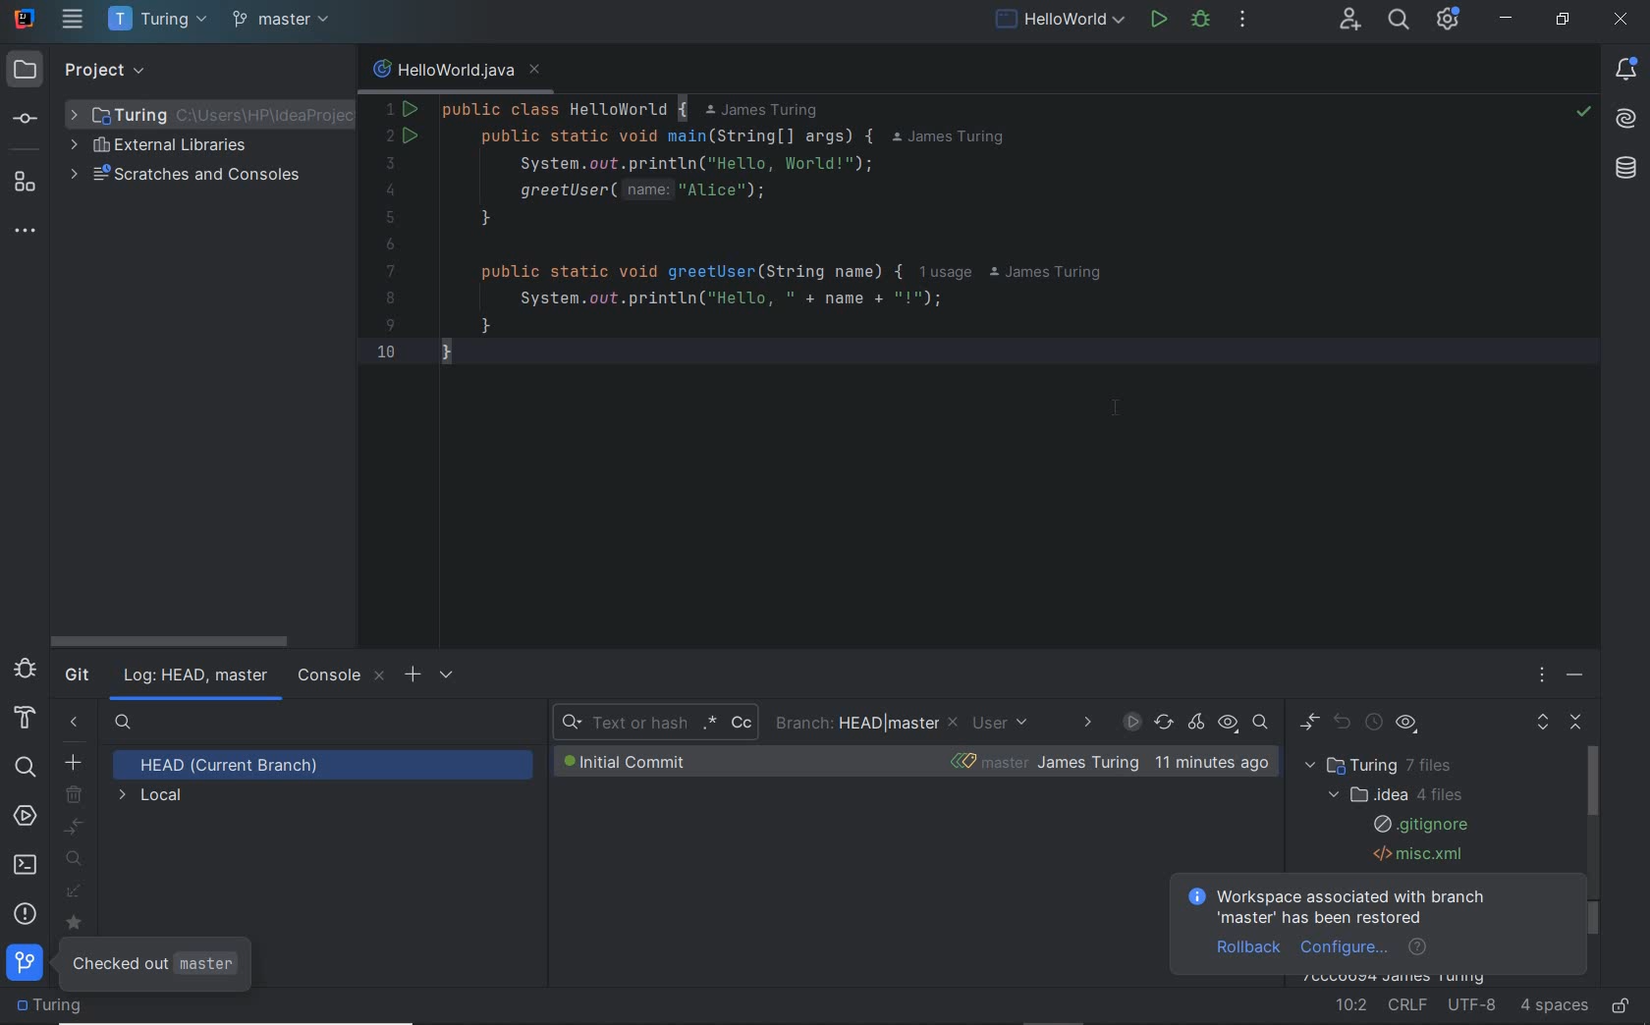 Image resolution: width=1650 pixels, height=1025 pixels. Describe the element at coordinates (390, 245) in the screenshot. I see `6` at that location.